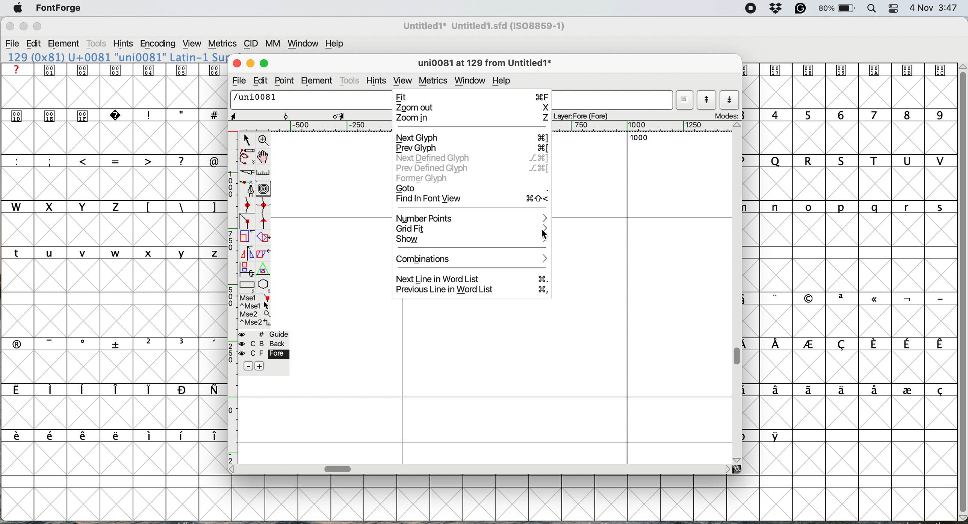 The width and height of the screenshot is (968, 524). I want to click on Scroll Button, so click(727, 469).